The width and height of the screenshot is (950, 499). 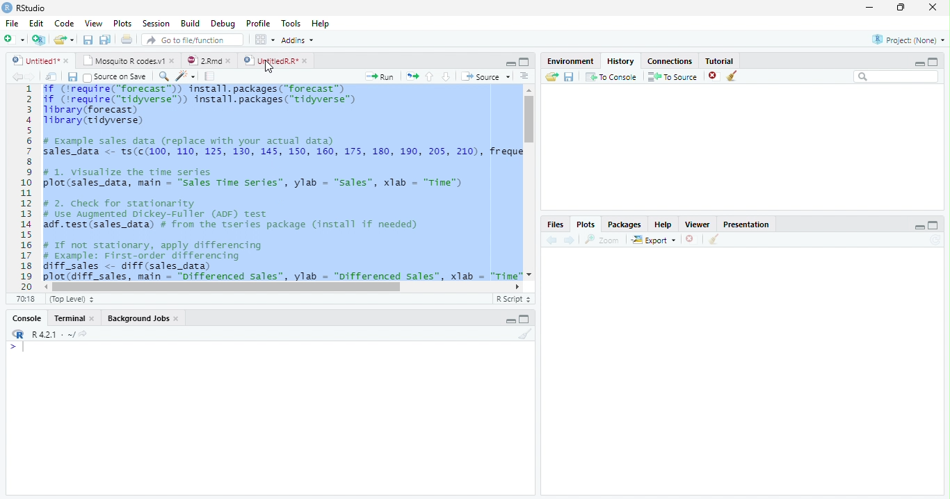 I want to click on To Console, so click(x=612, y=77).